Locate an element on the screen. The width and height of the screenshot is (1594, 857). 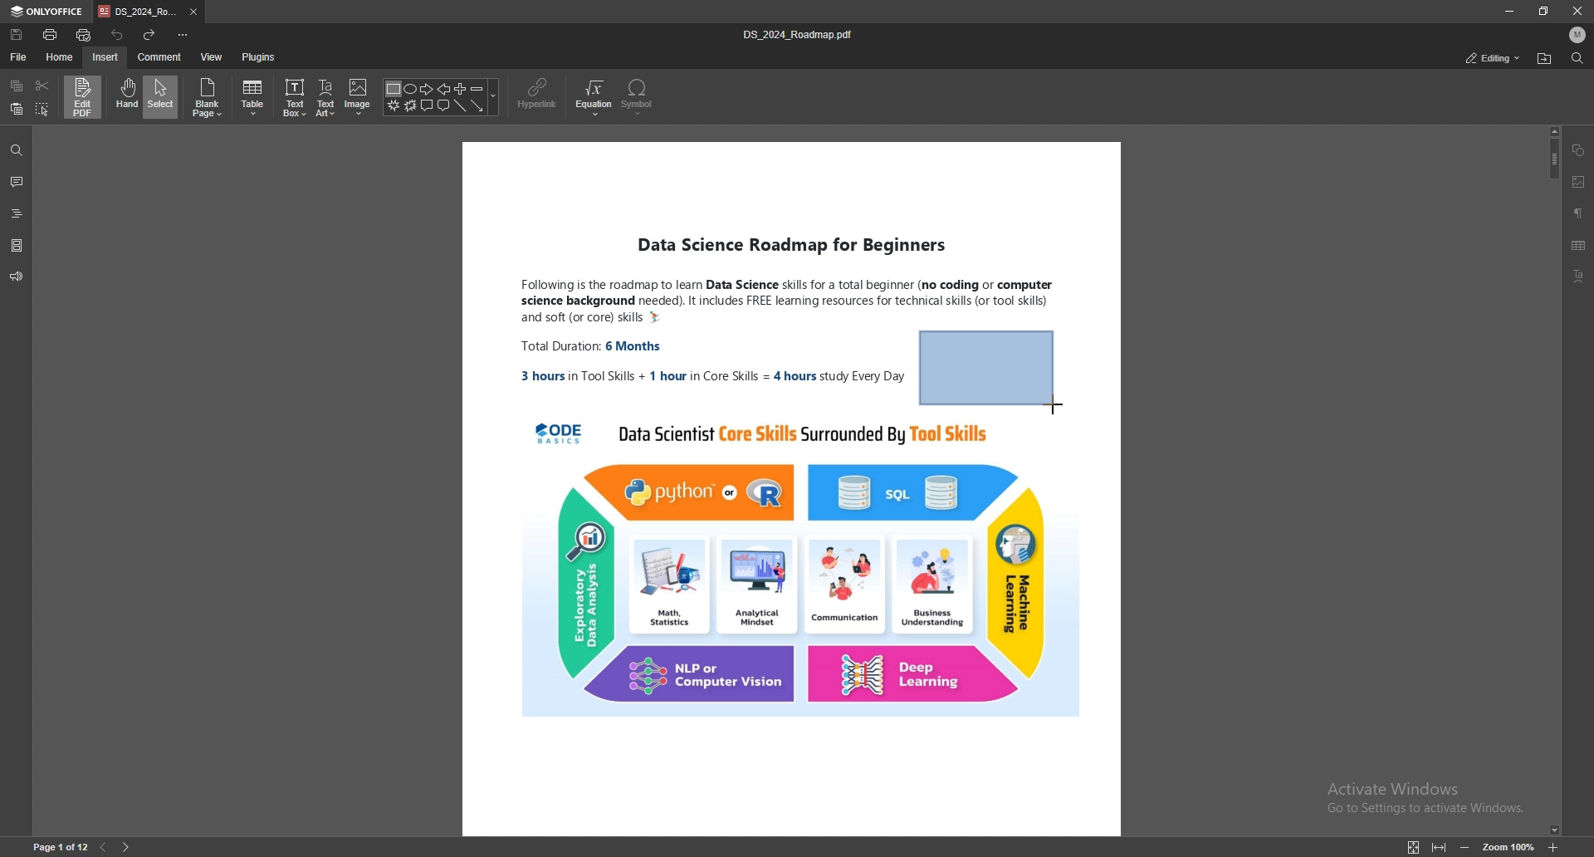
PDF is located at coordinates (995, 627).